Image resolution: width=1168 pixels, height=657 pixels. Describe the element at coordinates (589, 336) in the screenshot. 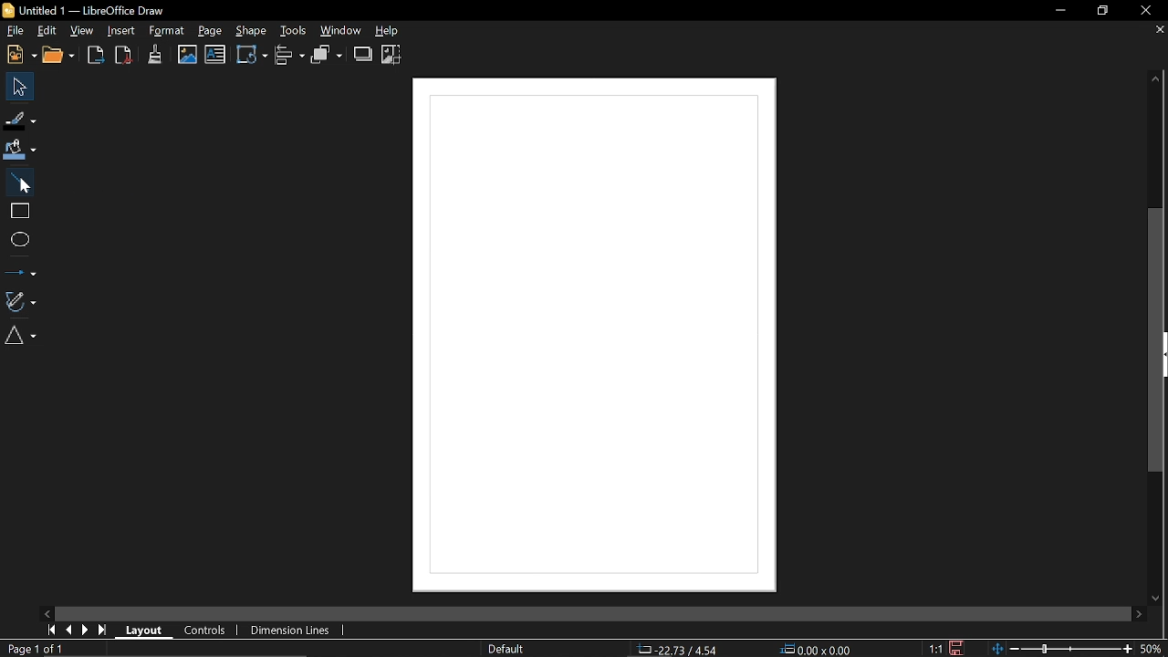

I see `Canvas` at that location.